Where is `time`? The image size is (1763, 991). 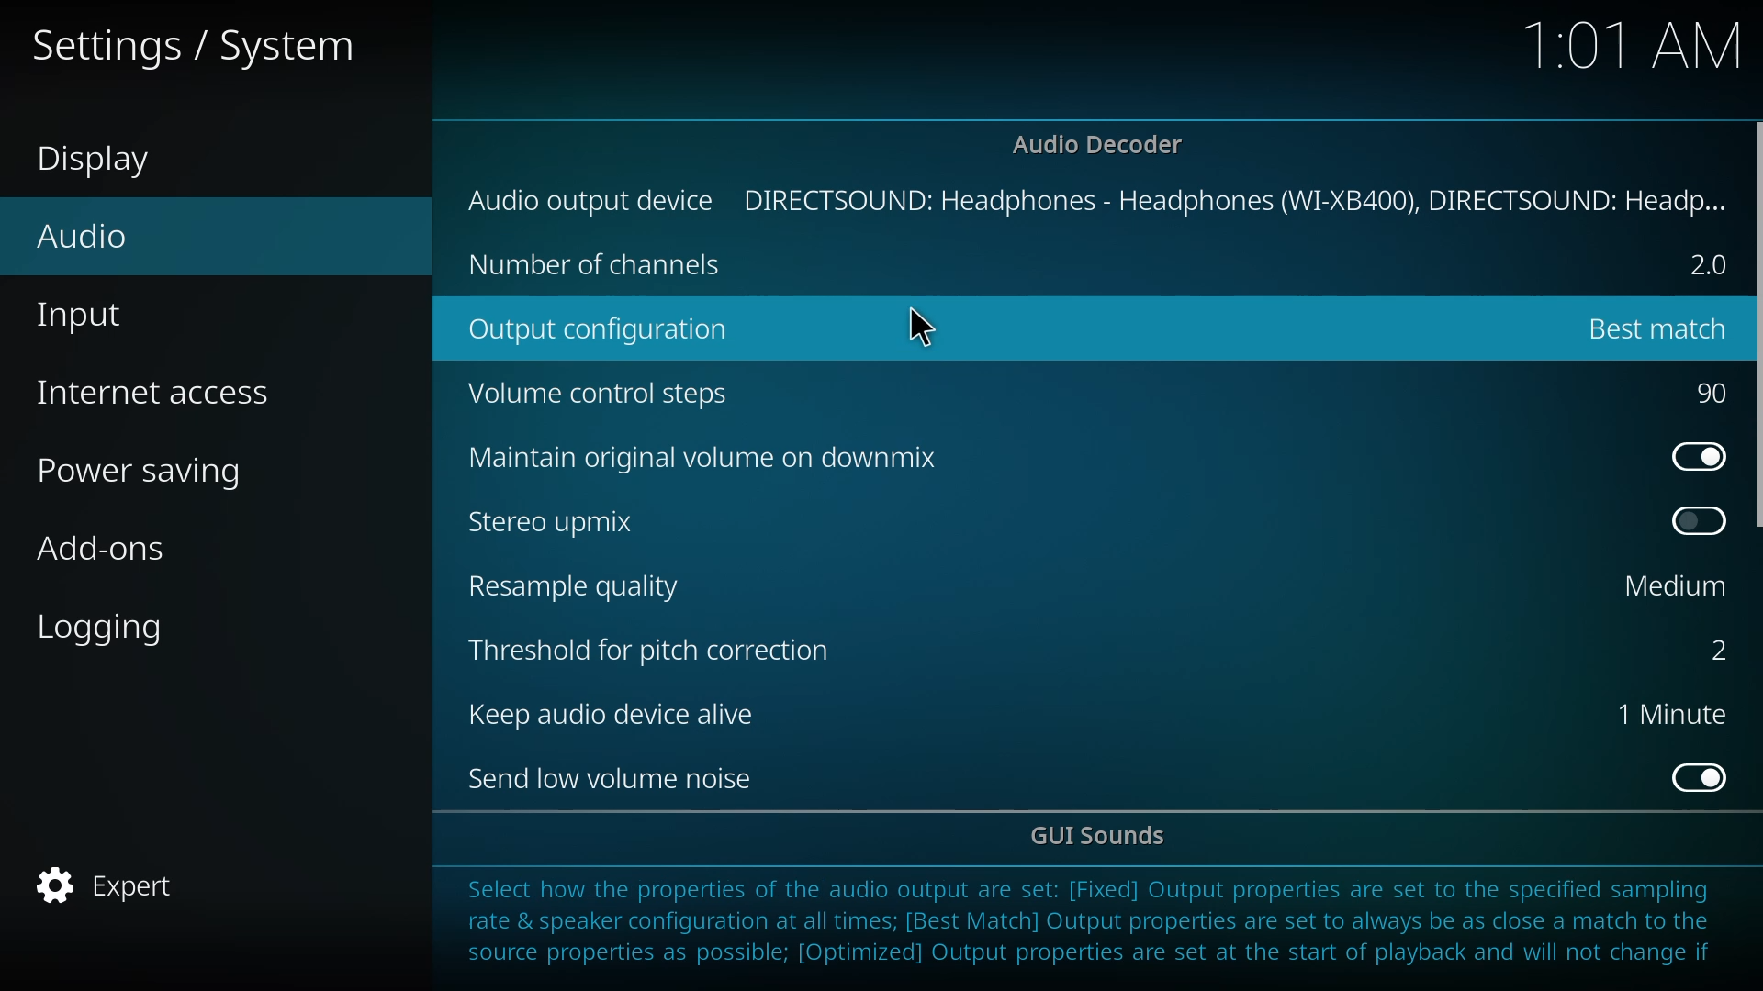 time is located at coordinates (1628, 46).